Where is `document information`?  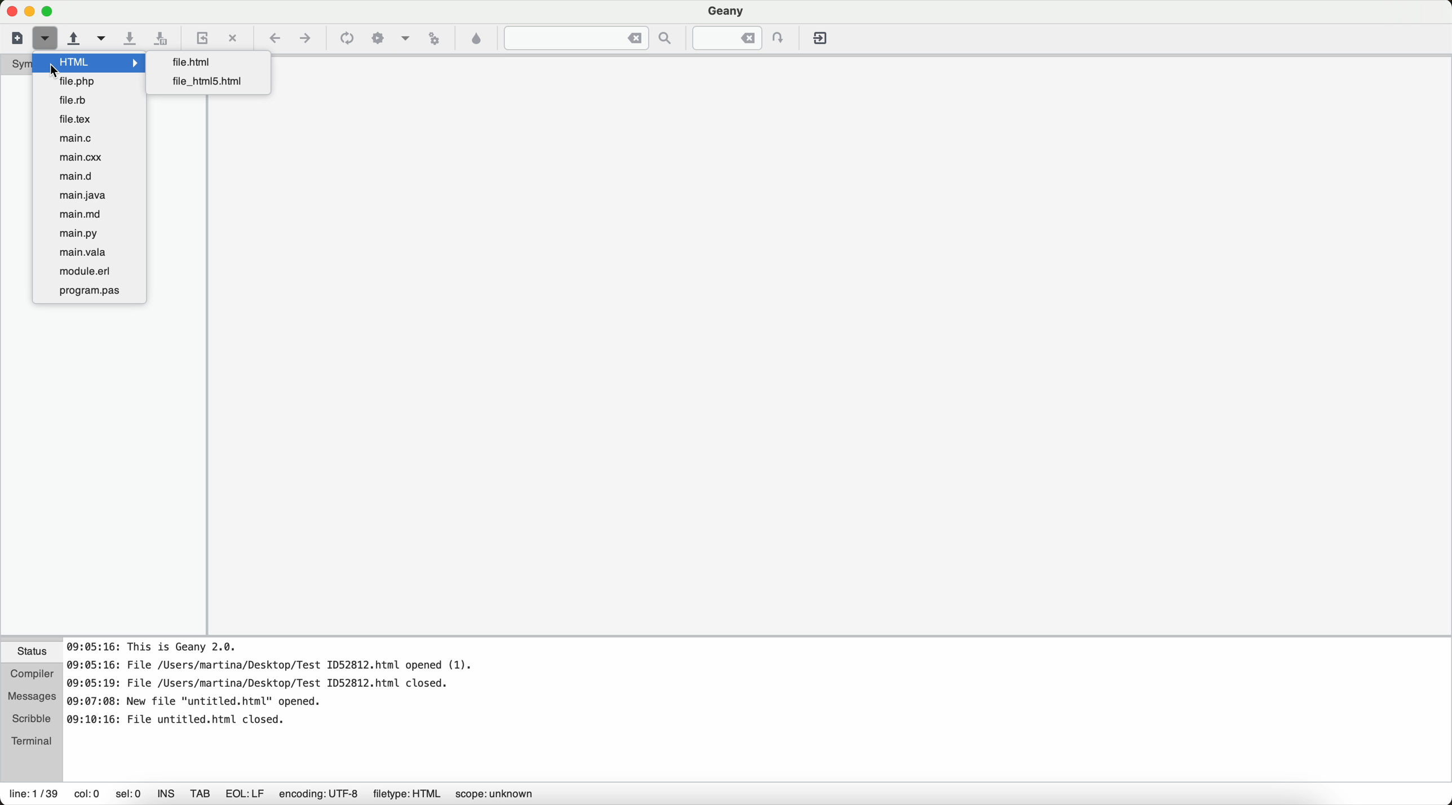
document information is located at coordinates (756, 709).